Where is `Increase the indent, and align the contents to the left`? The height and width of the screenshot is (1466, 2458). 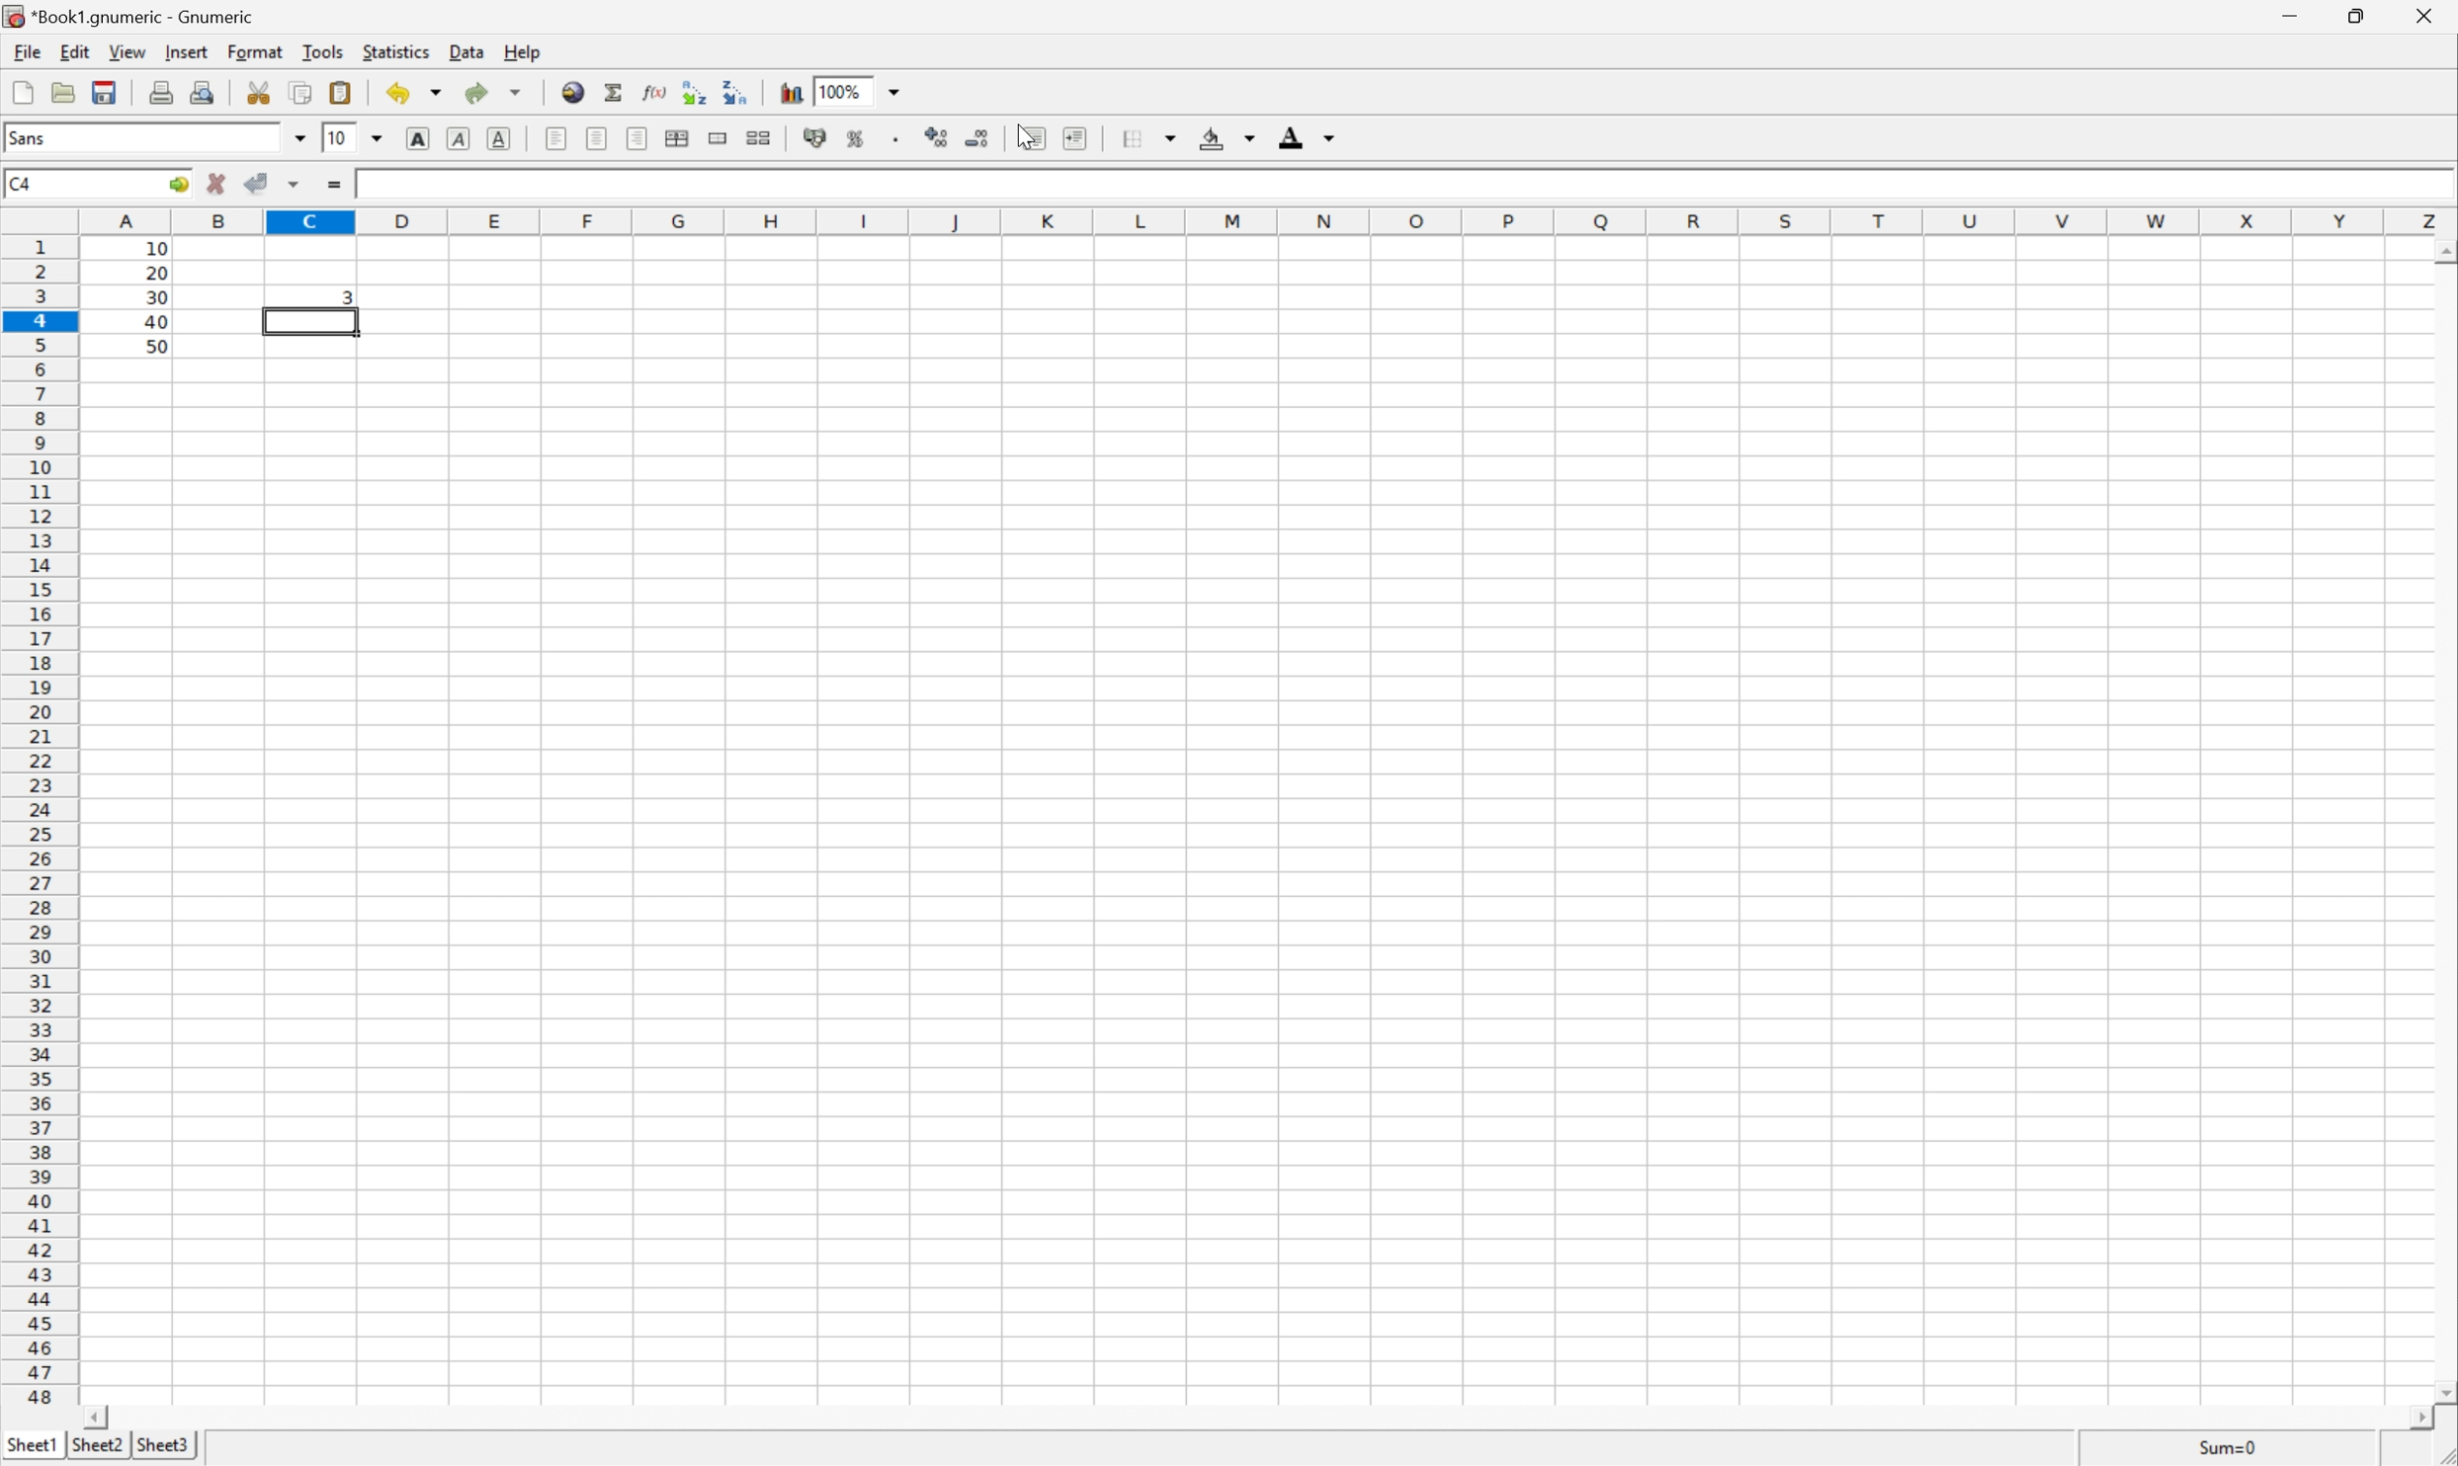 Increase the indent, and align the contents to the left is located at coordinates (1075, 132).